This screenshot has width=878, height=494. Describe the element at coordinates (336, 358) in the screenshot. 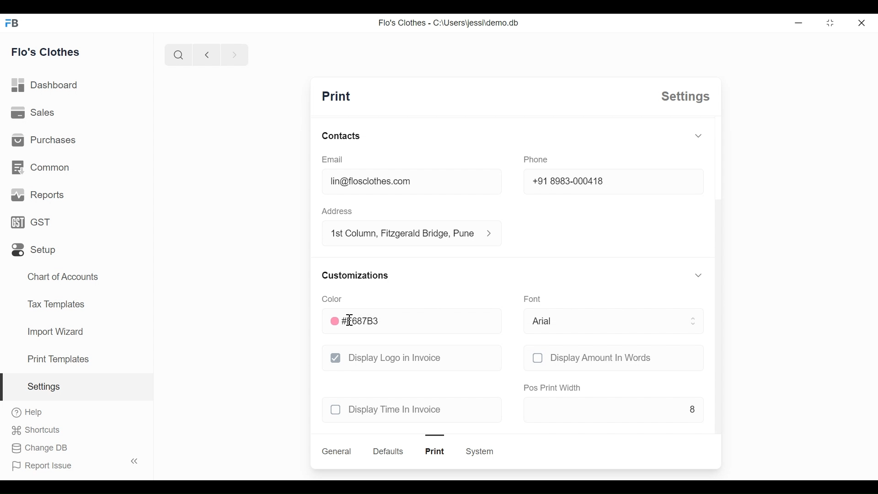

I see `checkbox` at that location.